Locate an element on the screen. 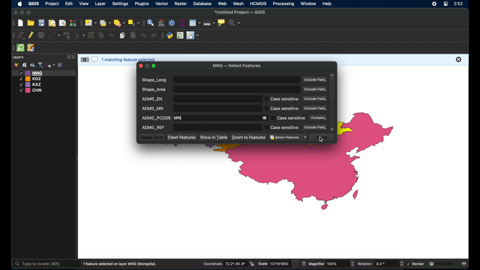 The width and height of the screenshot is (480, 270). jsom remote is located at coordinates (31, 48).